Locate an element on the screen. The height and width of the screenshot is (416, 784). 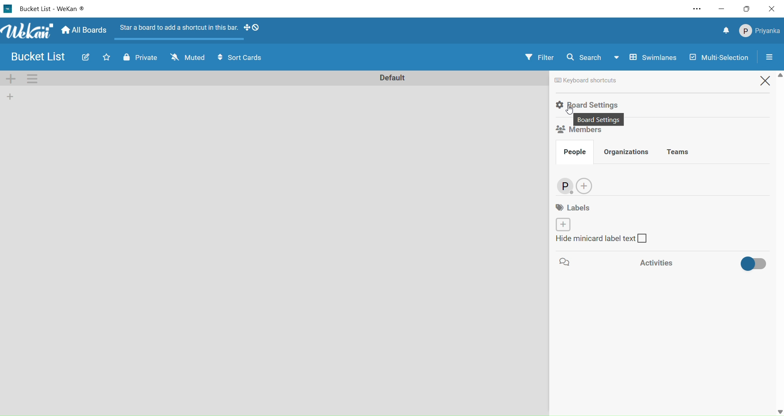
member settings is located at coordinates (760, 31).